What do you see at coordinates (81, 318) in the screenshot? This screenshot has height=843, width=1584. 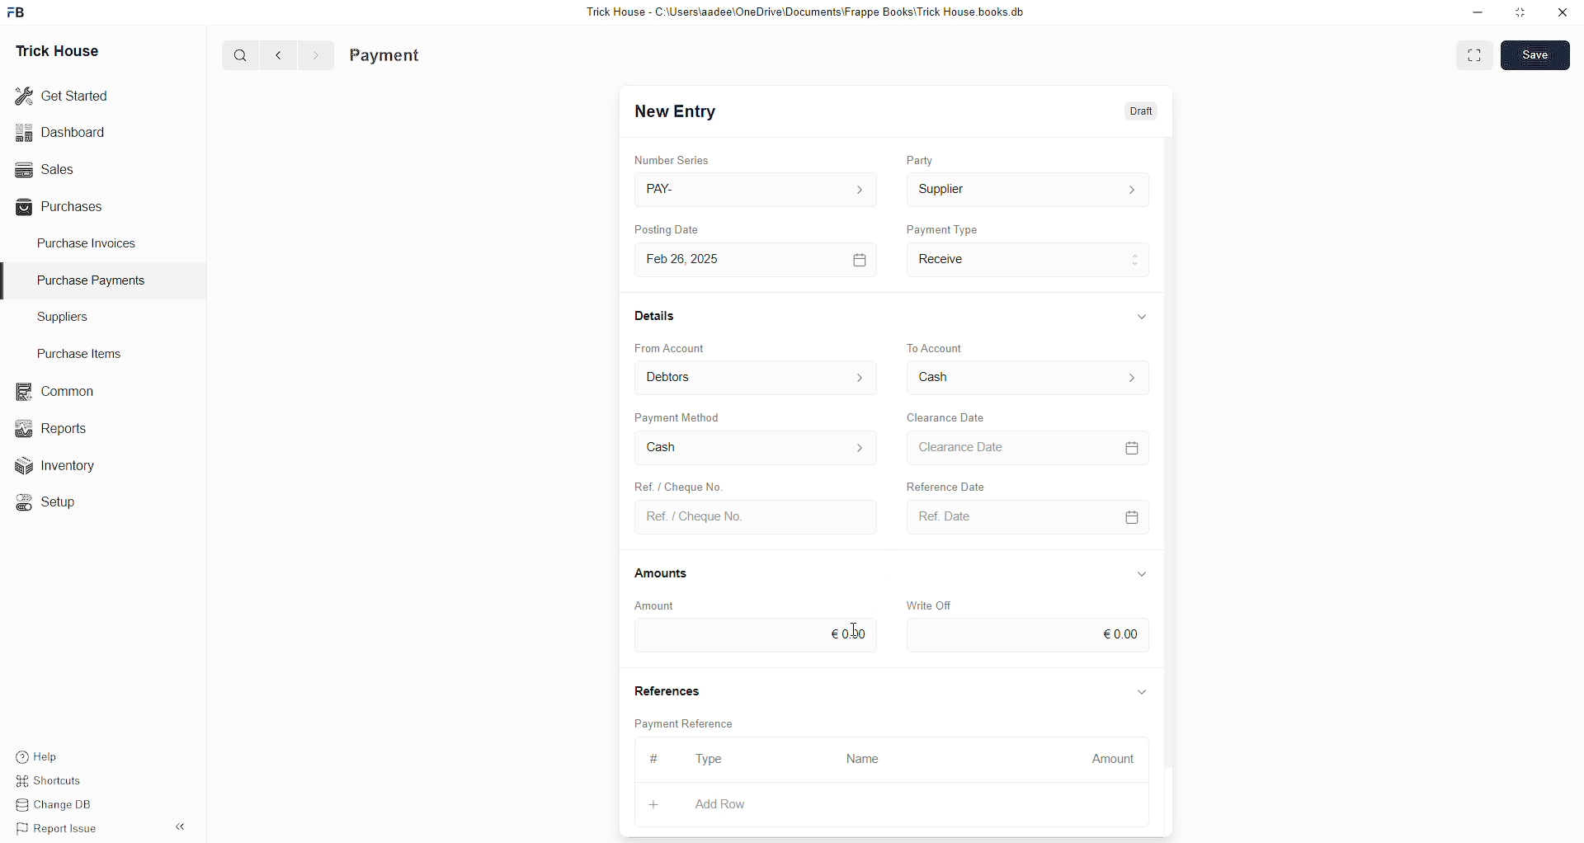 I see `Suppliers` at bounding box center [81, 318].